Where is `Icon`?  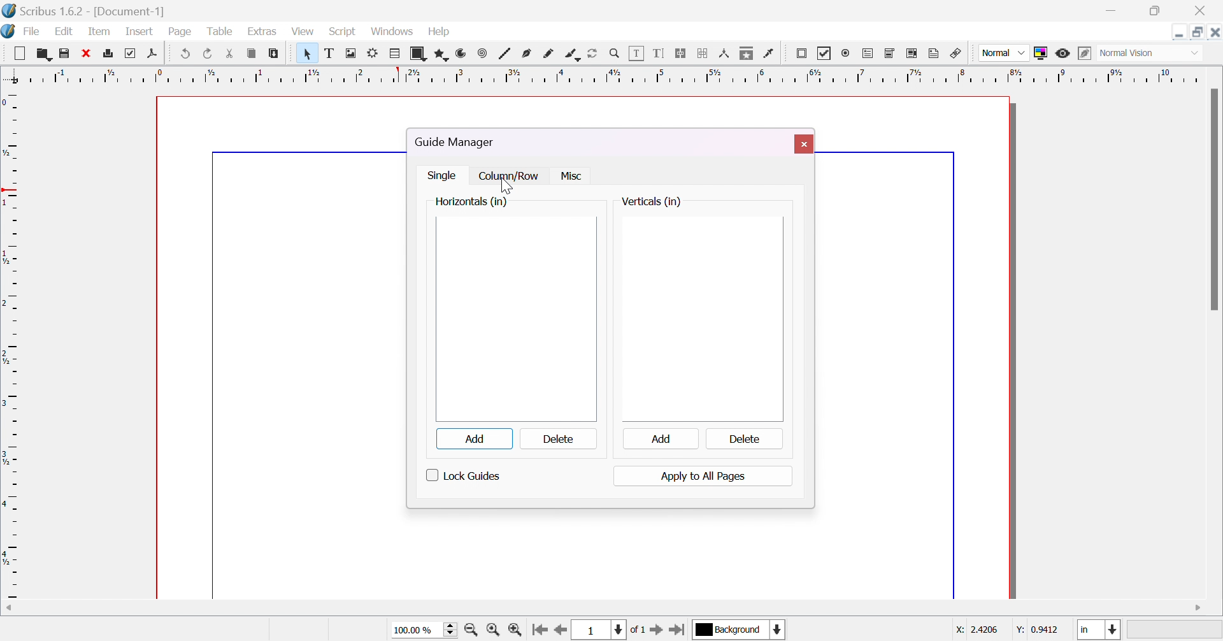
Icon is located at coordinates (9, 31).